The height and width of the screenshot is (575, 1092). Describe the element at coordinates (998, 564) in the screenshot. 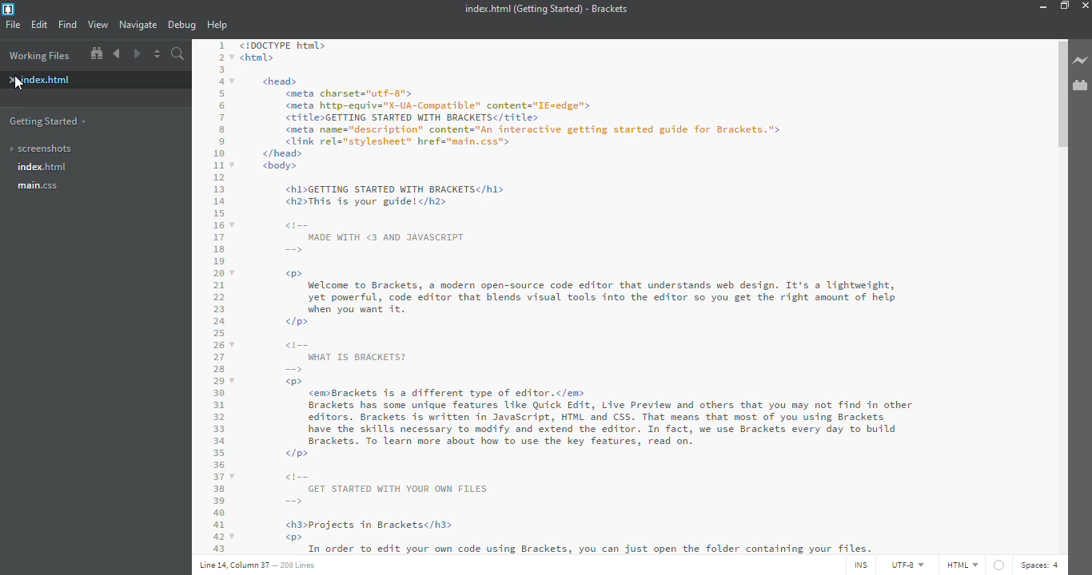

I see `linter` at that location.